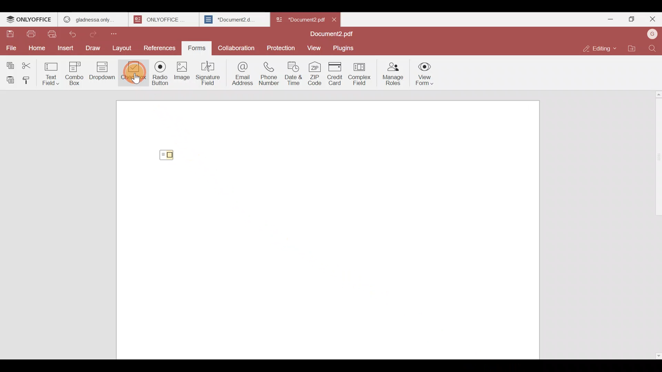  I want to click on ZIP code, so click(314, 74).